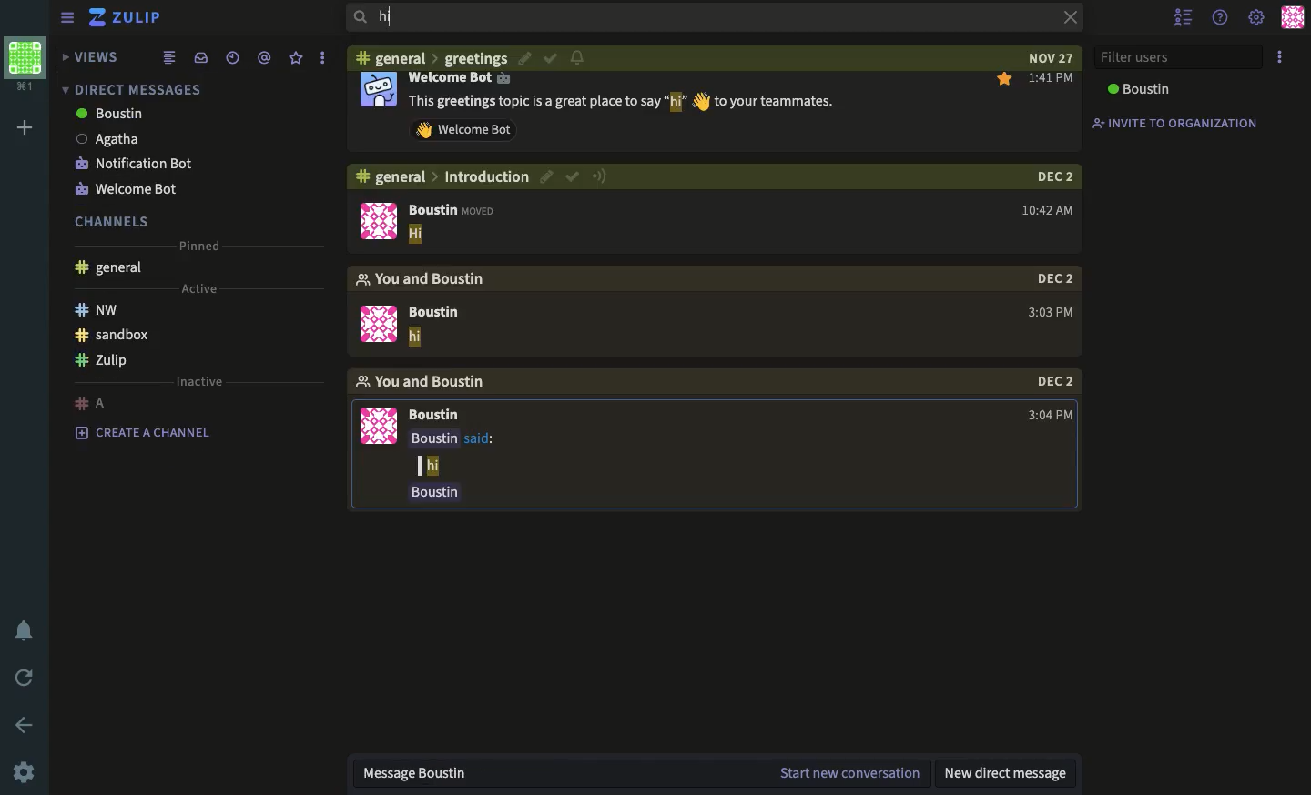 The height and width of the screenshot is (795, 1311). I want to click on hi, so click(415, 339).